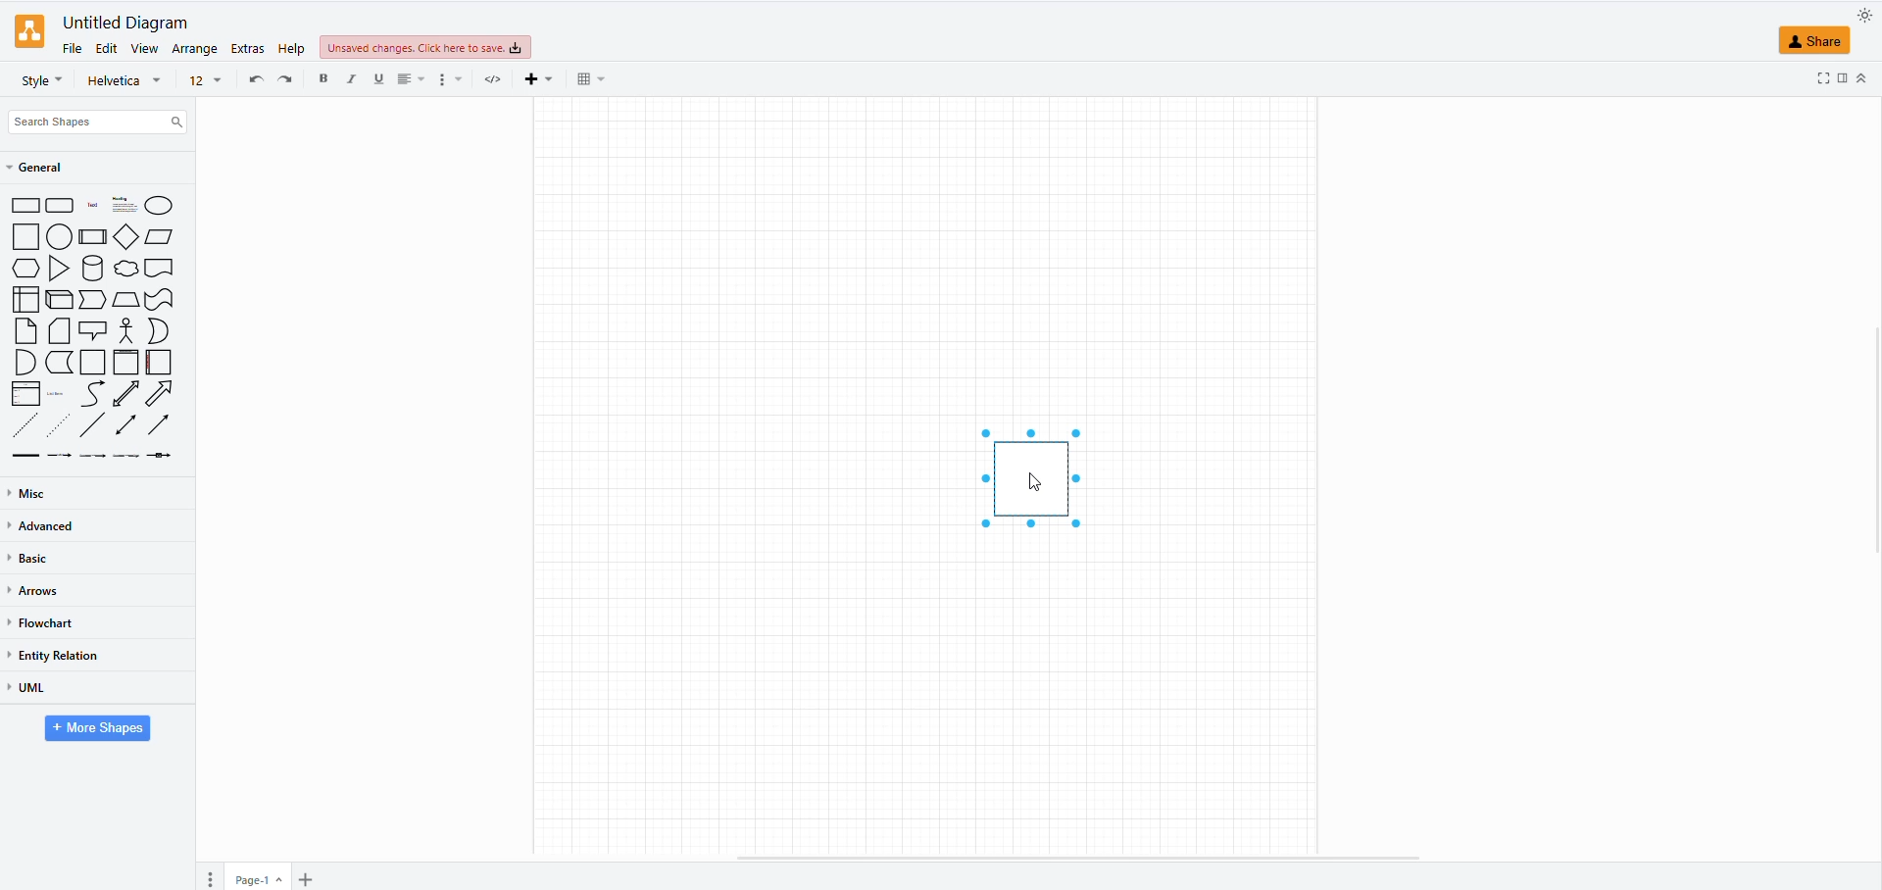  Describe the element at coordinates (591, 78) in the screenshot. I see `table` at that location.